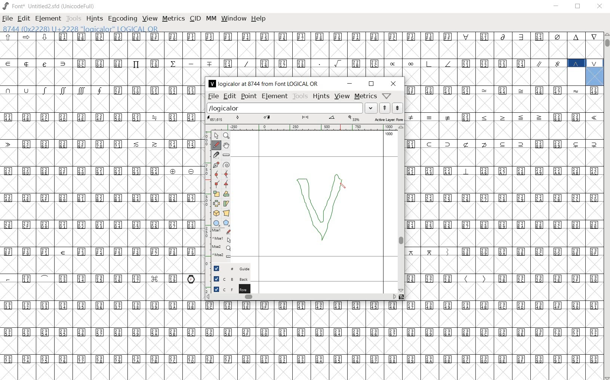  I want to click on tools, so click(73, 19).